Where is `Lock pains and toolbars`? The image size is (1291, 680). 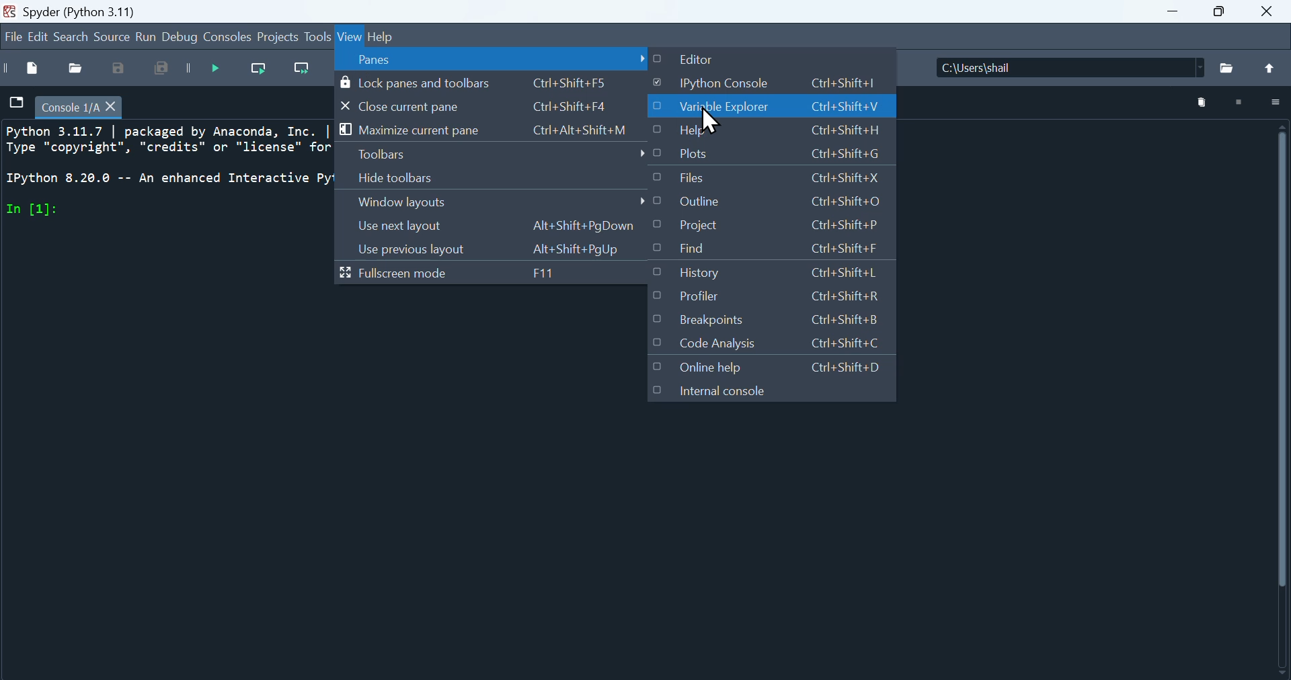 Lock pains and toolbars is located at coordinates (490, 83).